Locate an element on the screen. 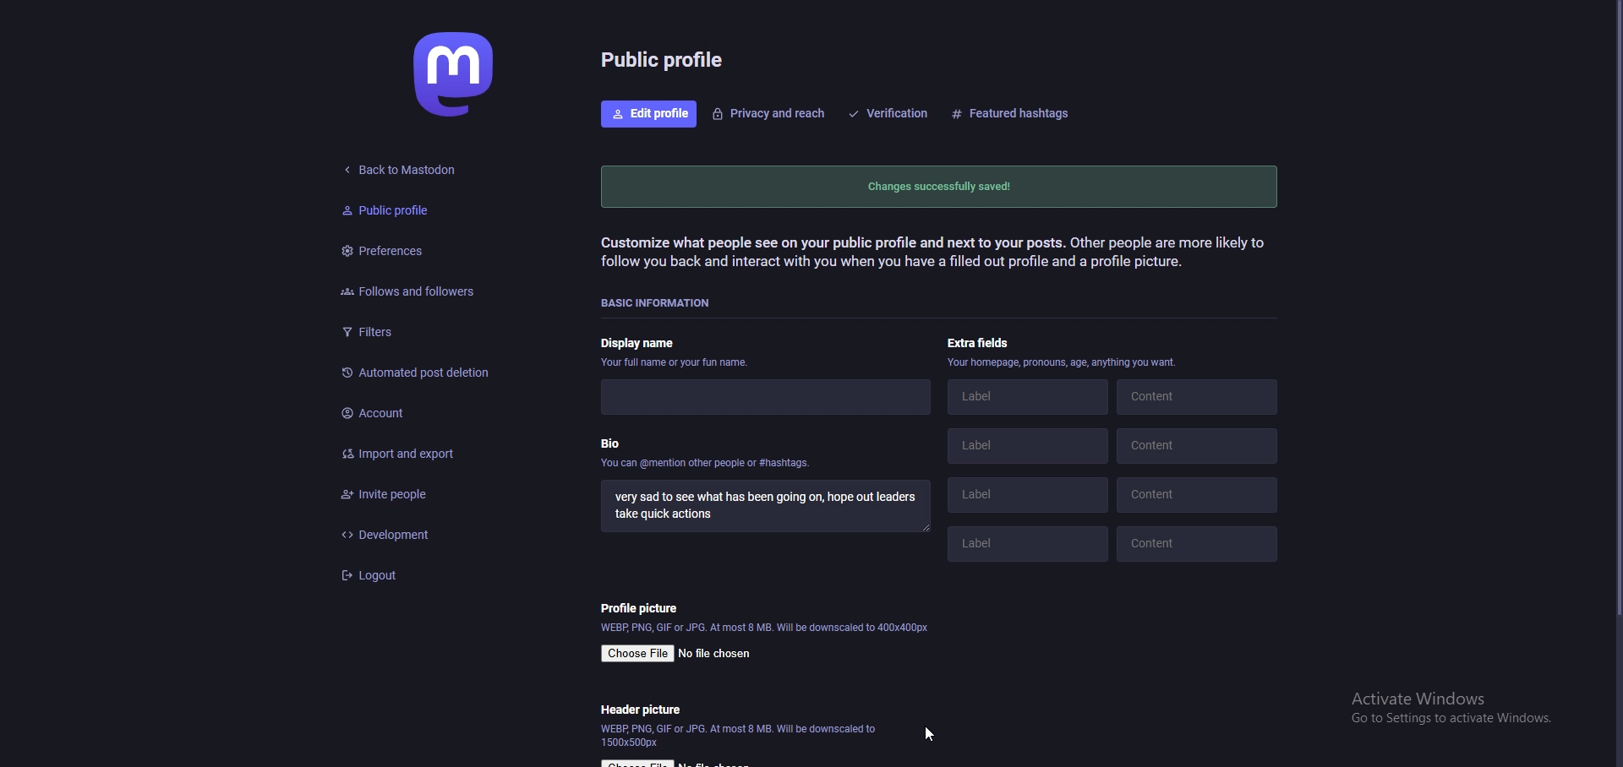 The image size is (1623, 767). Basic information is located at coordinates (674, 295).